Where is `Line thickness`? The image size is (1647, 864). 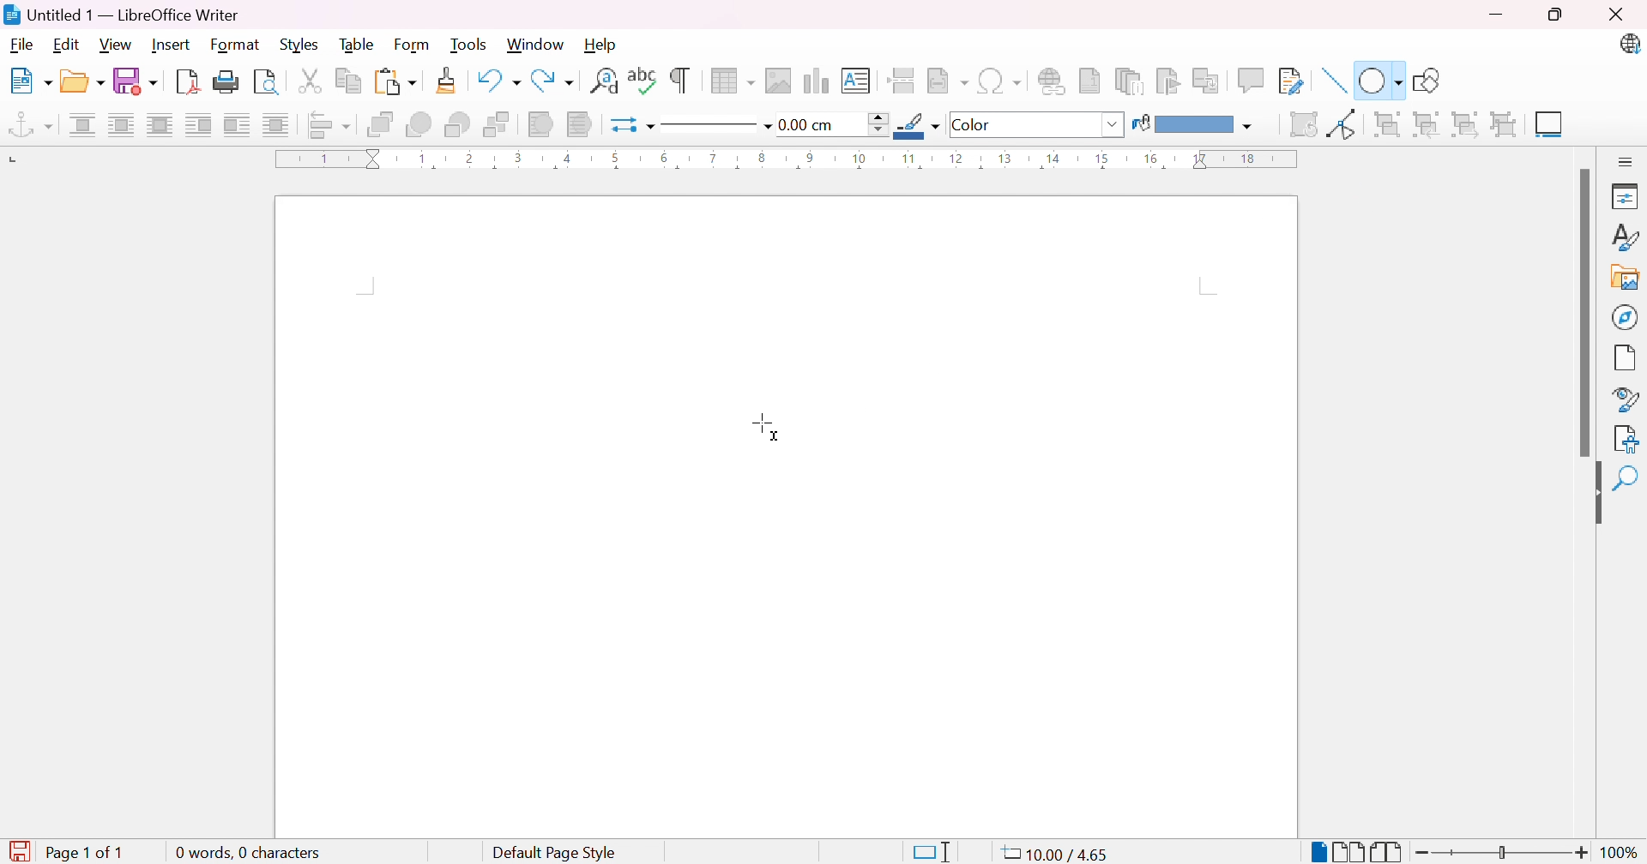 Line thickness is located at coordinates (833, 125).